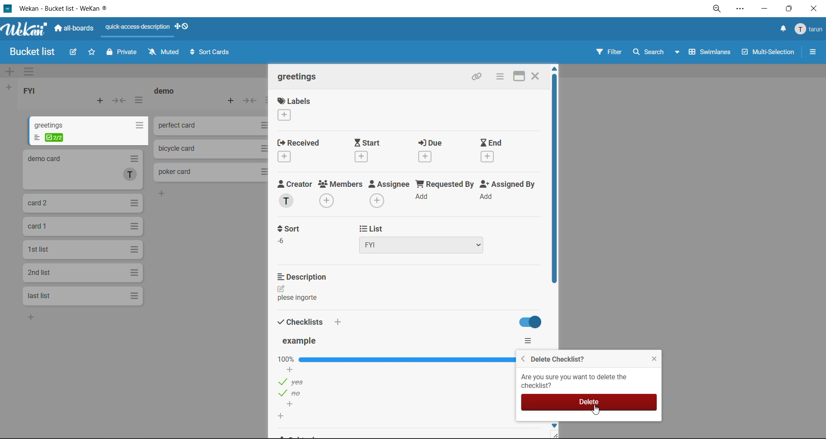 The height and width of the screenshot is (439, 826). What do you see at coordinates (764, 8) in the screenshot?
I see `minimize` at bounding box center [764, 8].